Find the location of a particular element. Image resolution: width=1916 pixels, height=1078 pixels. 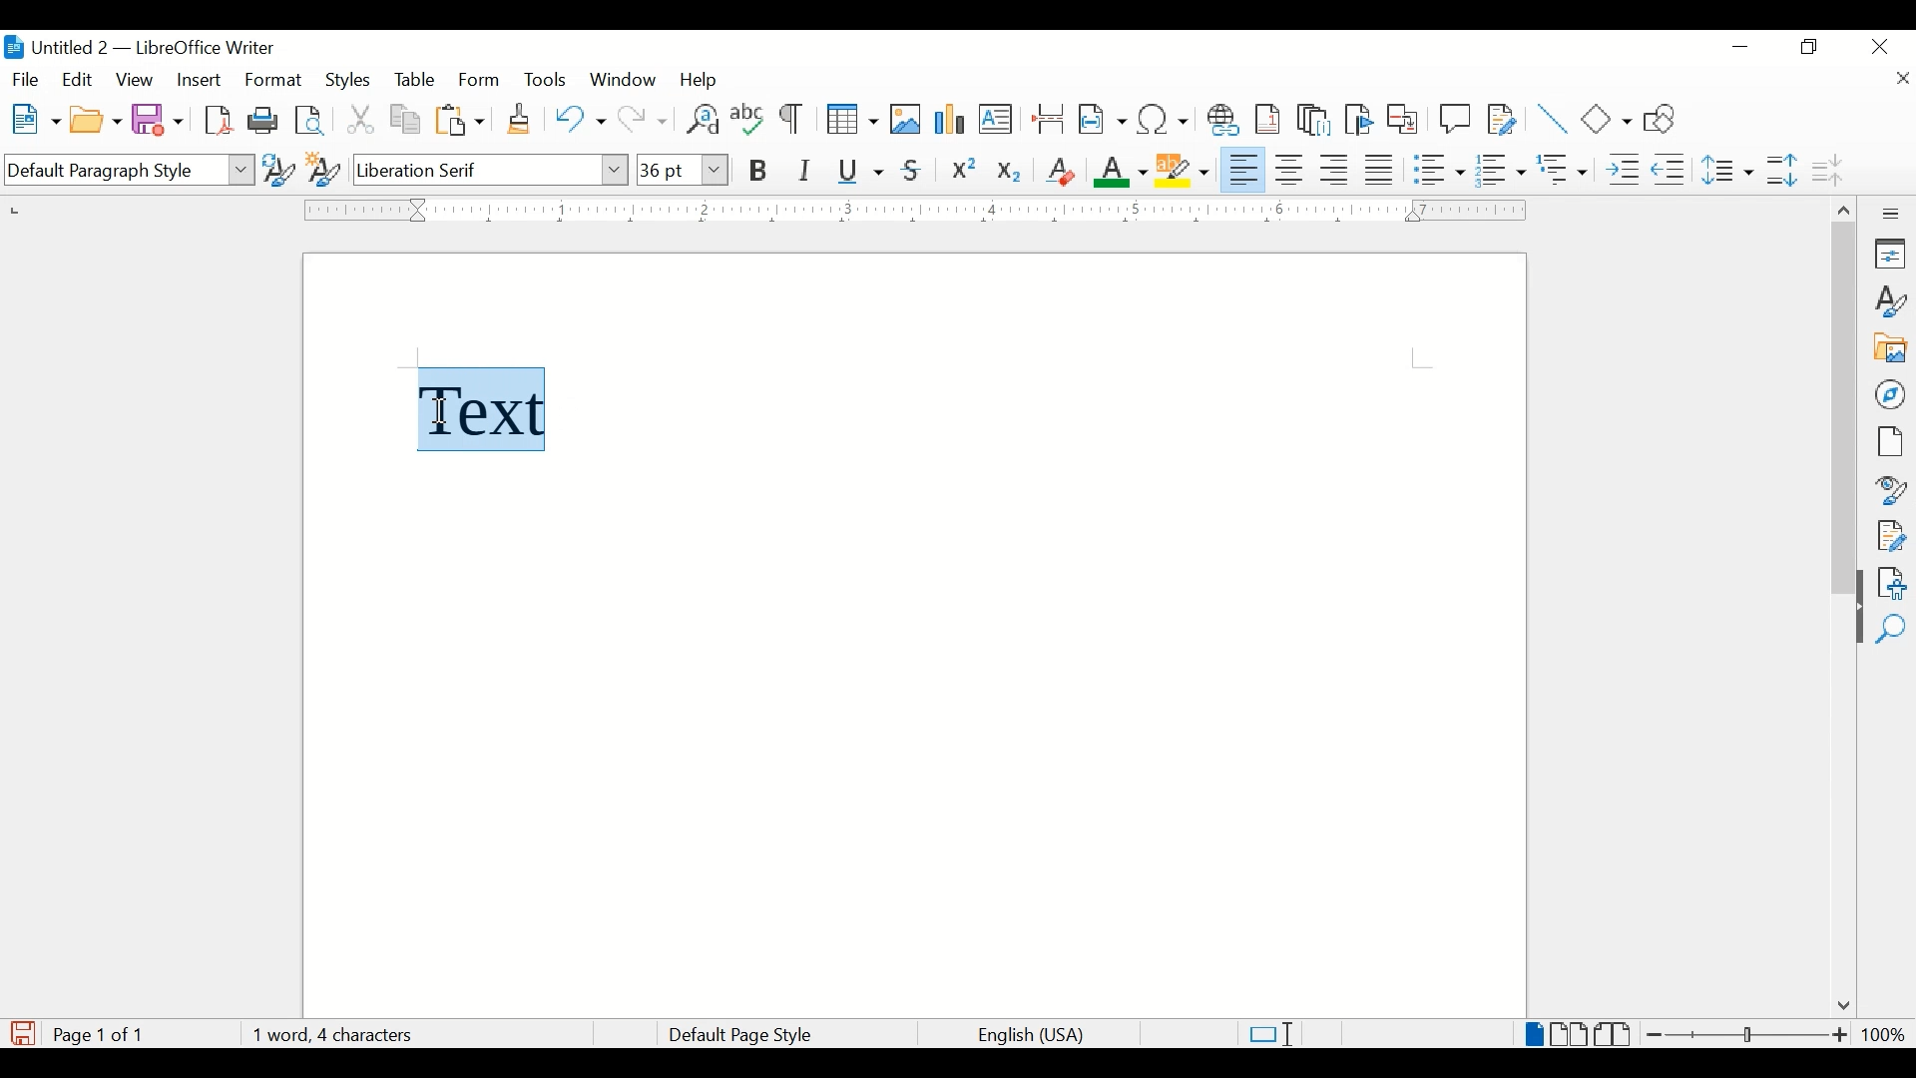

justify is located at coordinates (1380, 170).